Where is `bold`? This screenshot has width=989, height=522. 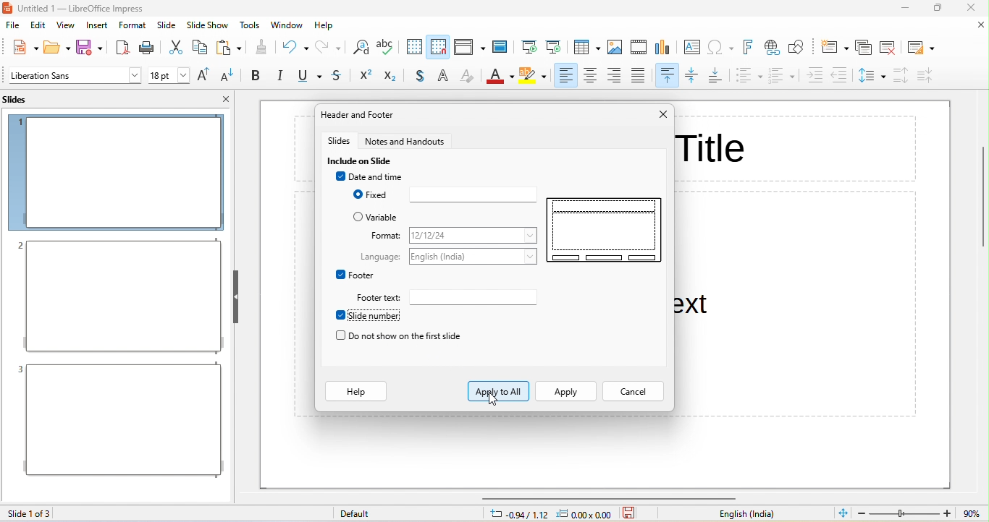
bold is located at coordinates (256, 76).